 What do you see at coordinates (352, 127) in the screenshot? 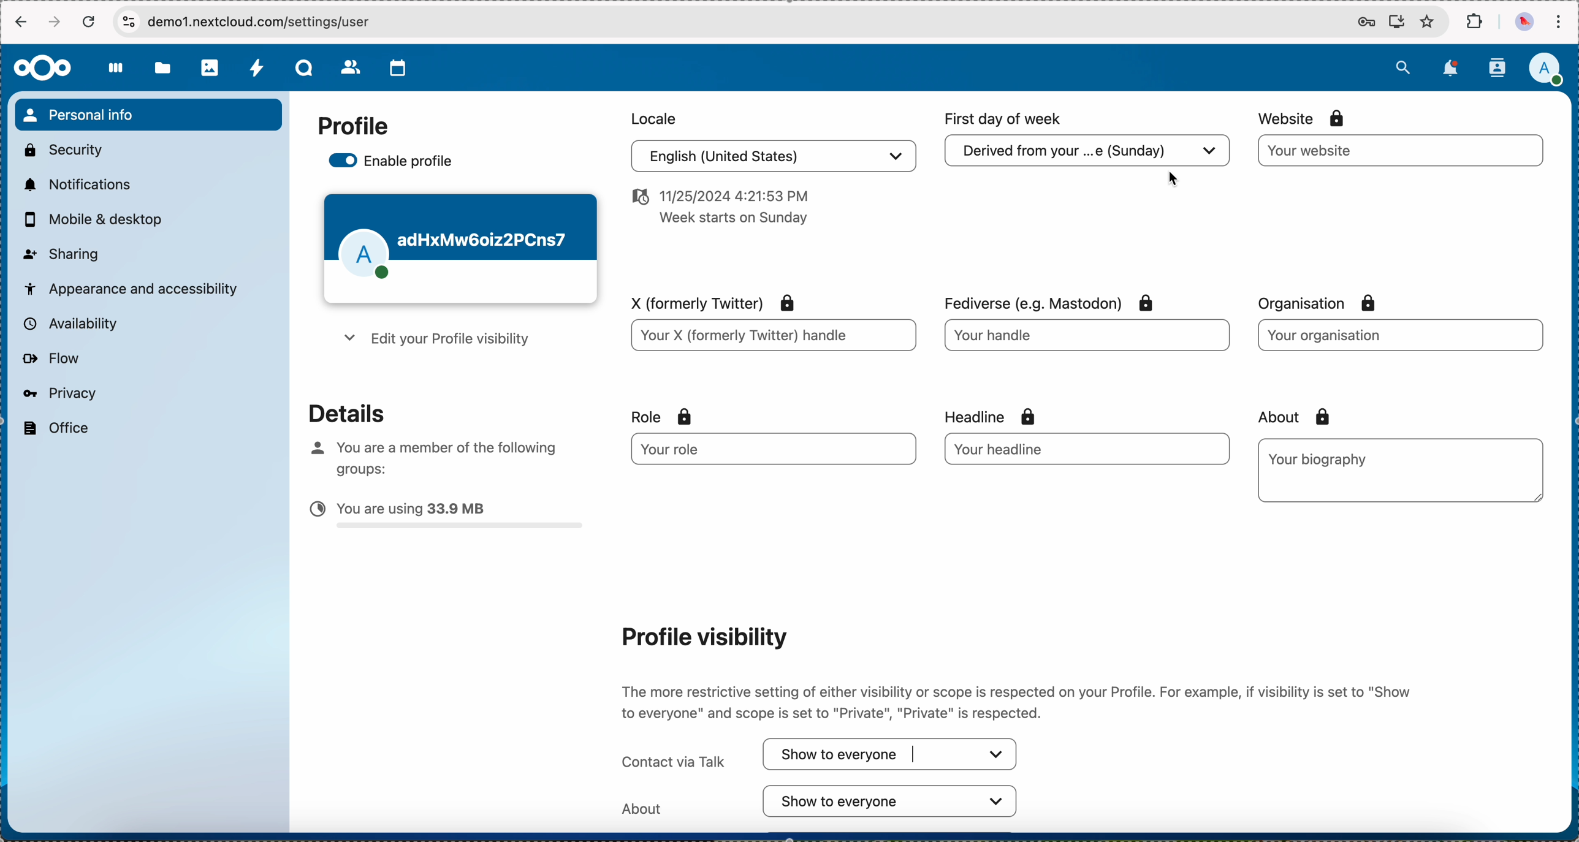
I see `profile` at bounding box center [352, 127].